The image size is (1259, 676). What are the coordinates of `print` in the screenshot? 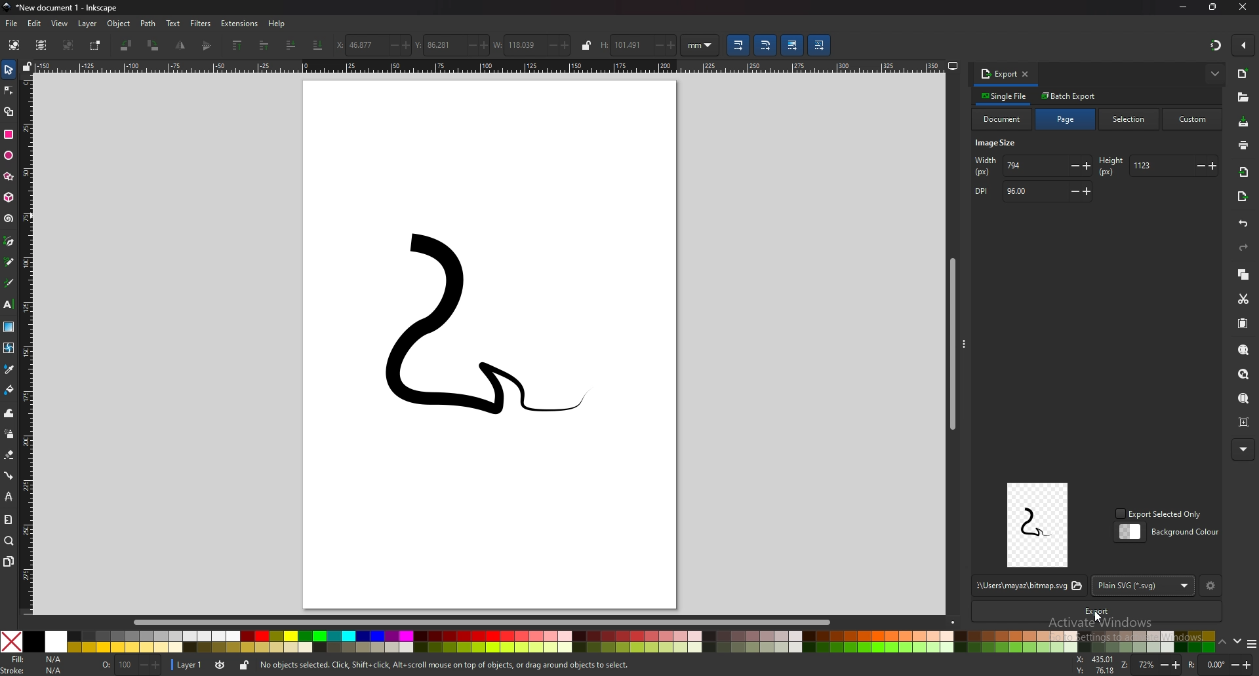 It's located at (1243, 144).